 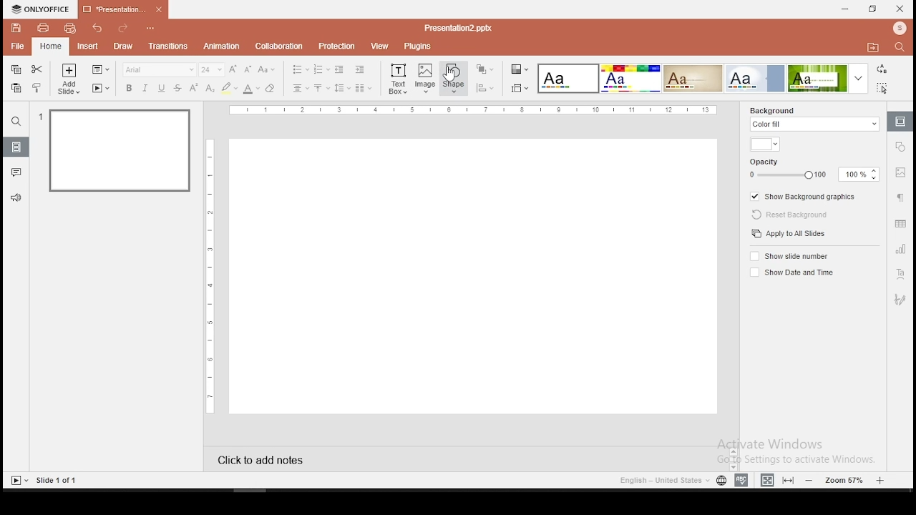 I want to click on select all, so click(x=885, y=87).